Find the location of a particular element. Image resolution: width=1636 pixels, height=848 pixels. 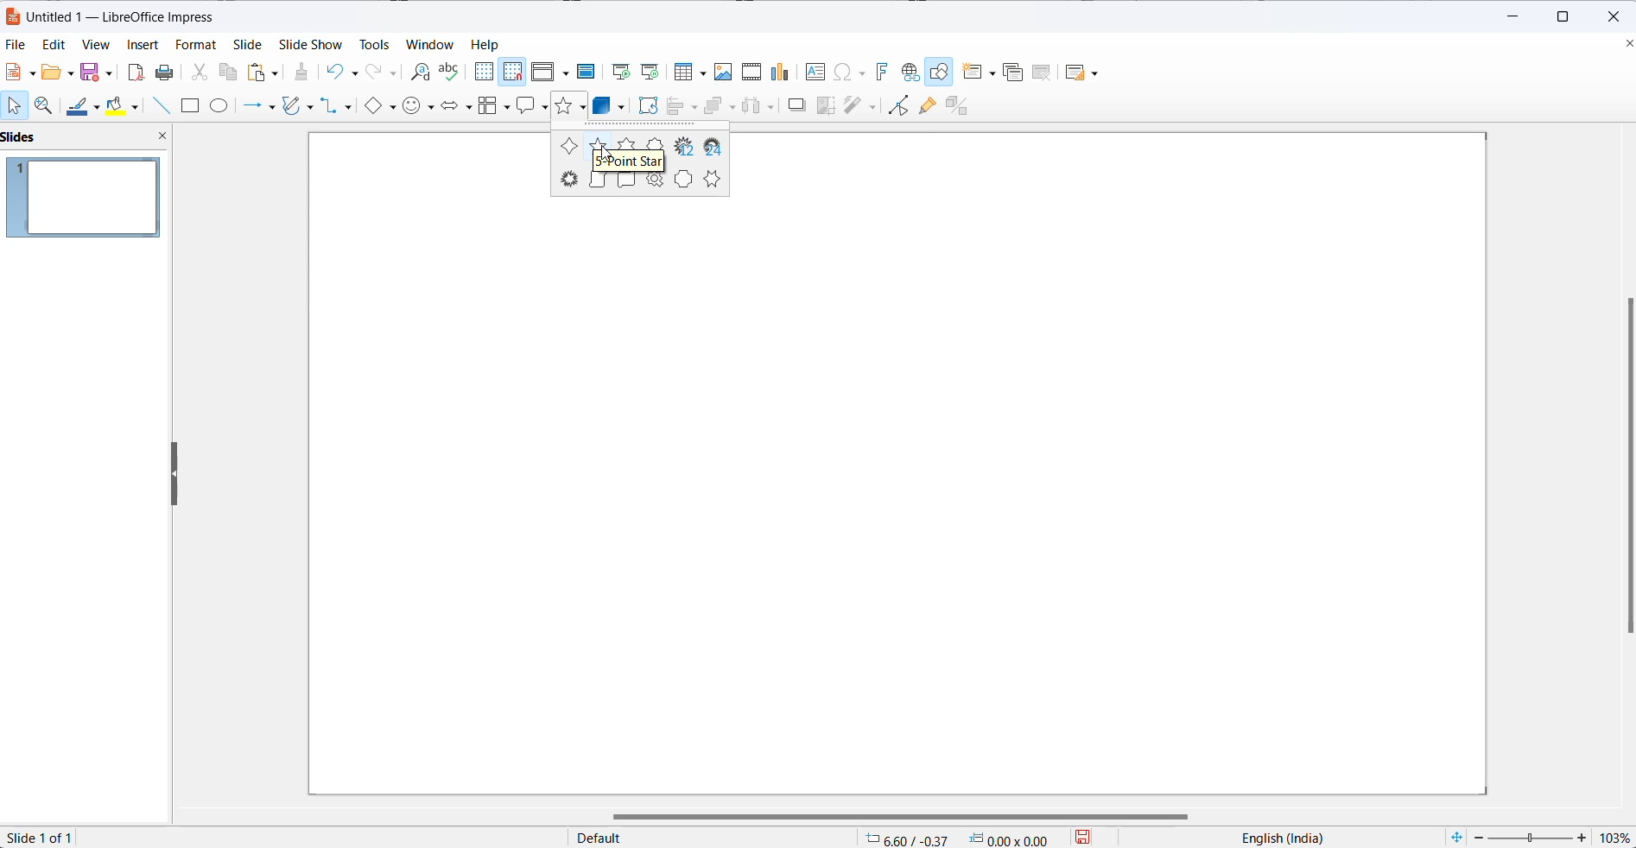

SLIDE LAYOUT is located at coordinates (1082, 72).